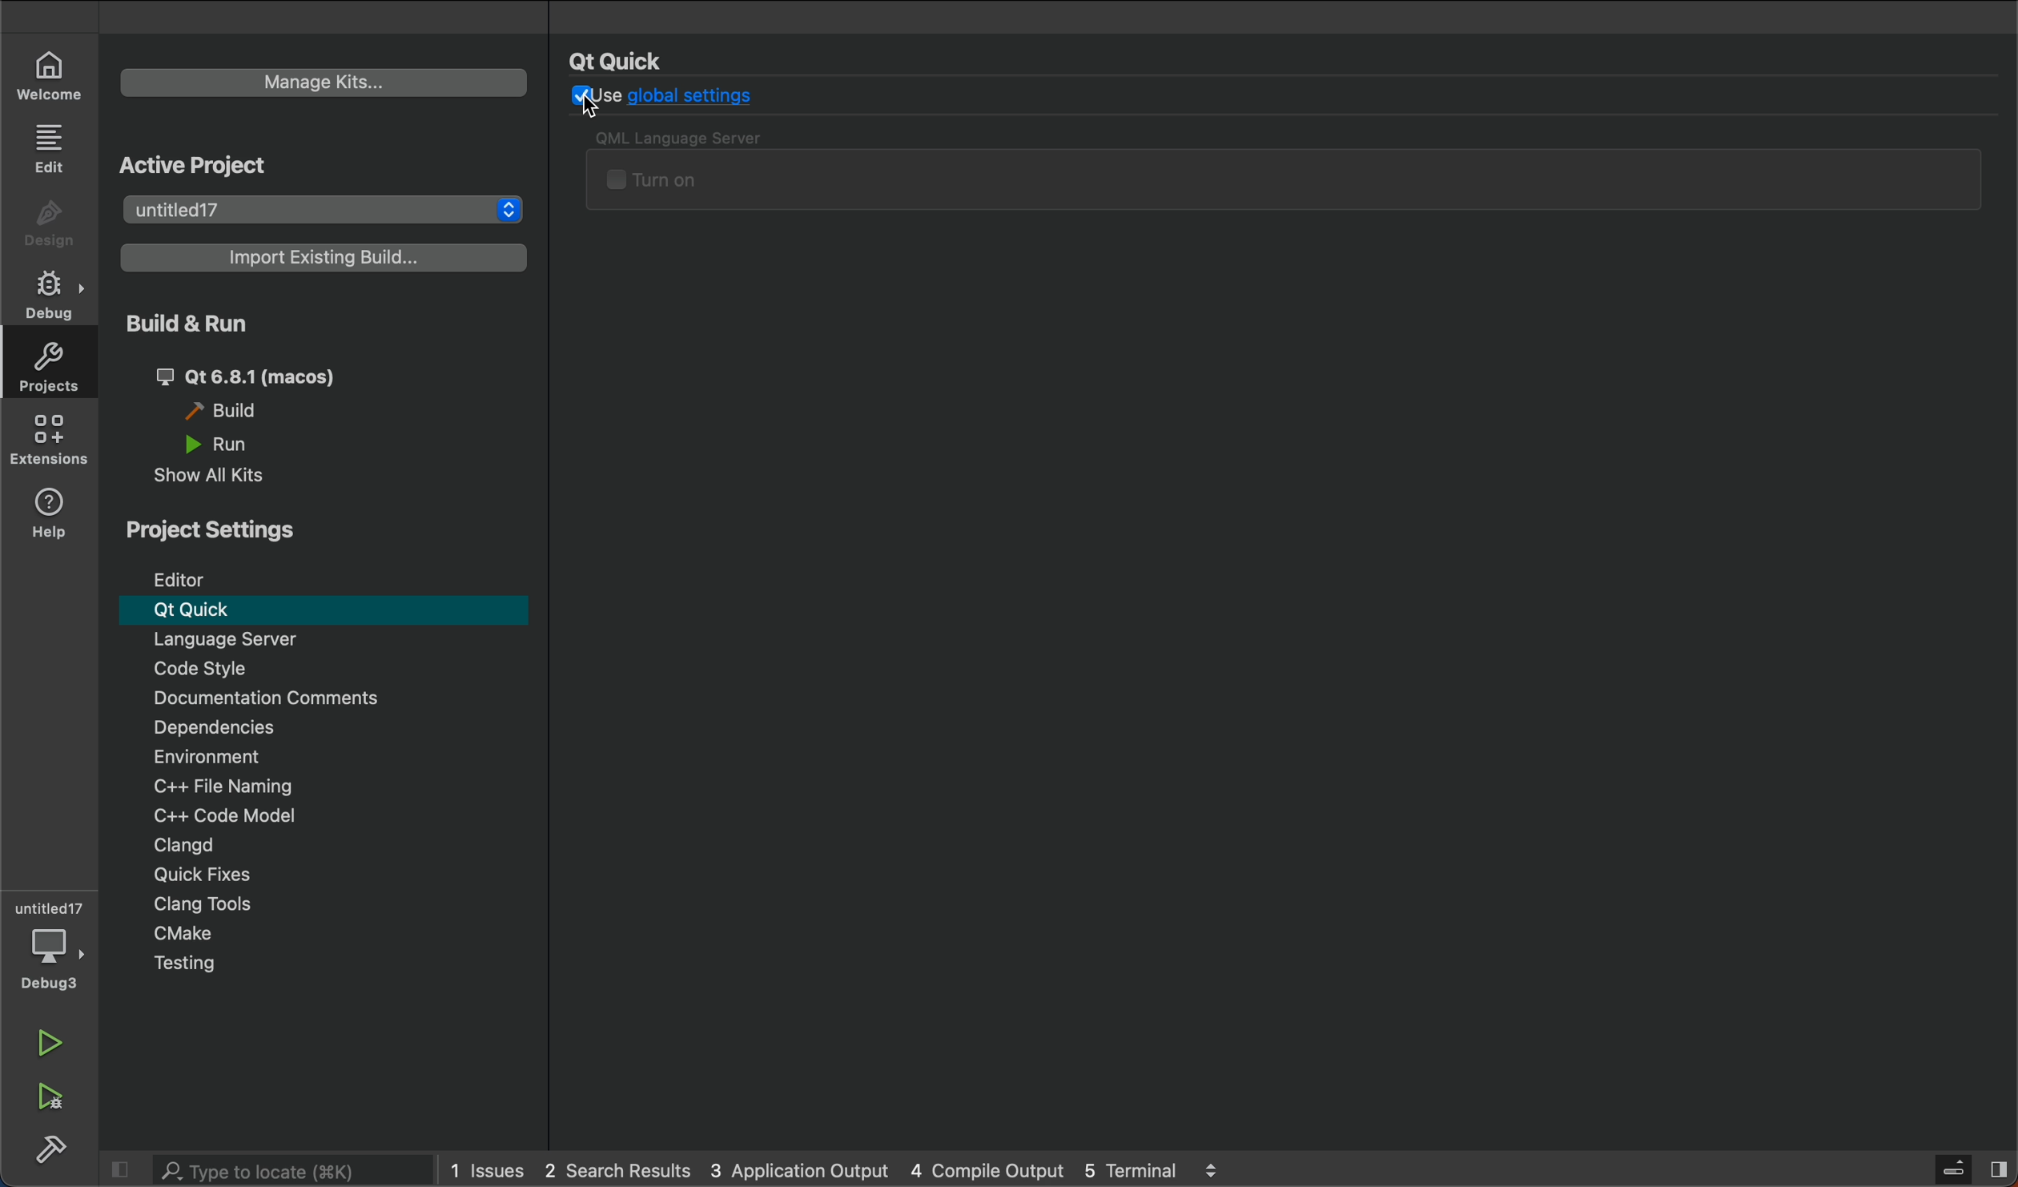 The image size is (2018, 1187). I want to click on projects Settings, so click(224, 534).